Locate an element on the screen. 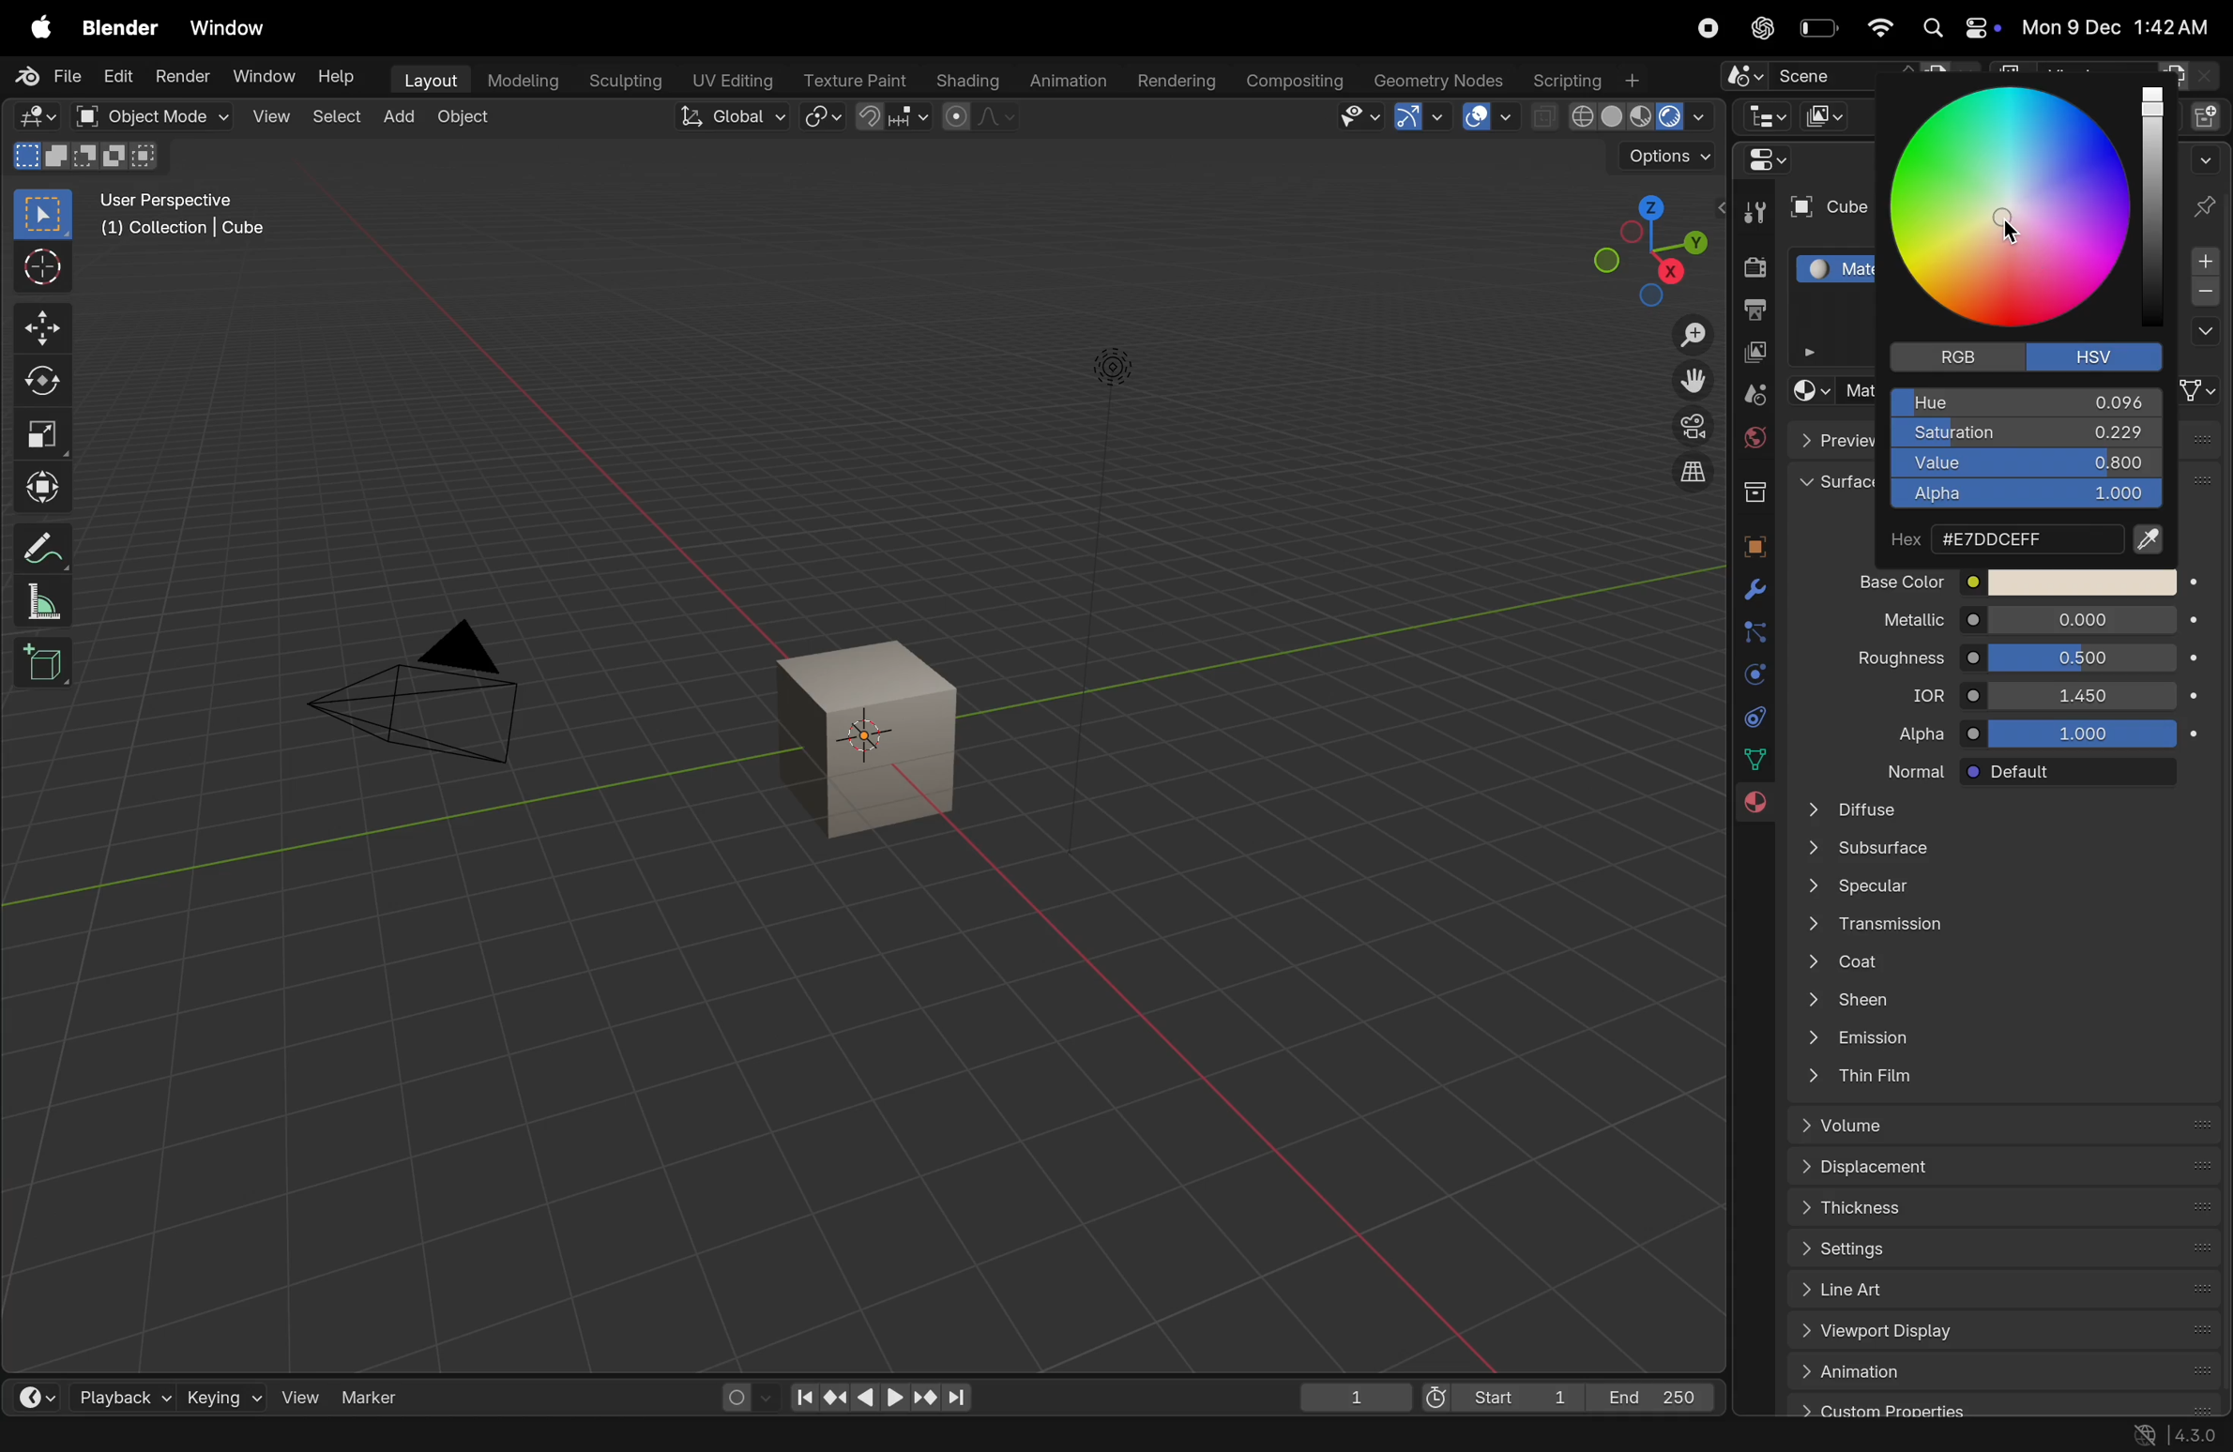 This screenshot has width=2233, height=1452. date and time is located at coordinates (2119, 26).